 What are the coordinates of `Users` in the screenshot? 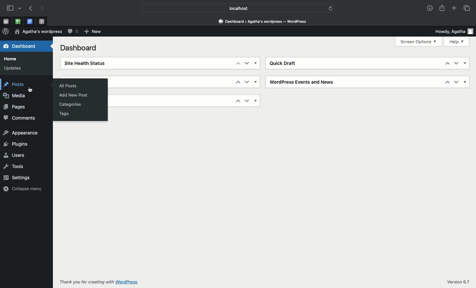 It's located at (14, 155).